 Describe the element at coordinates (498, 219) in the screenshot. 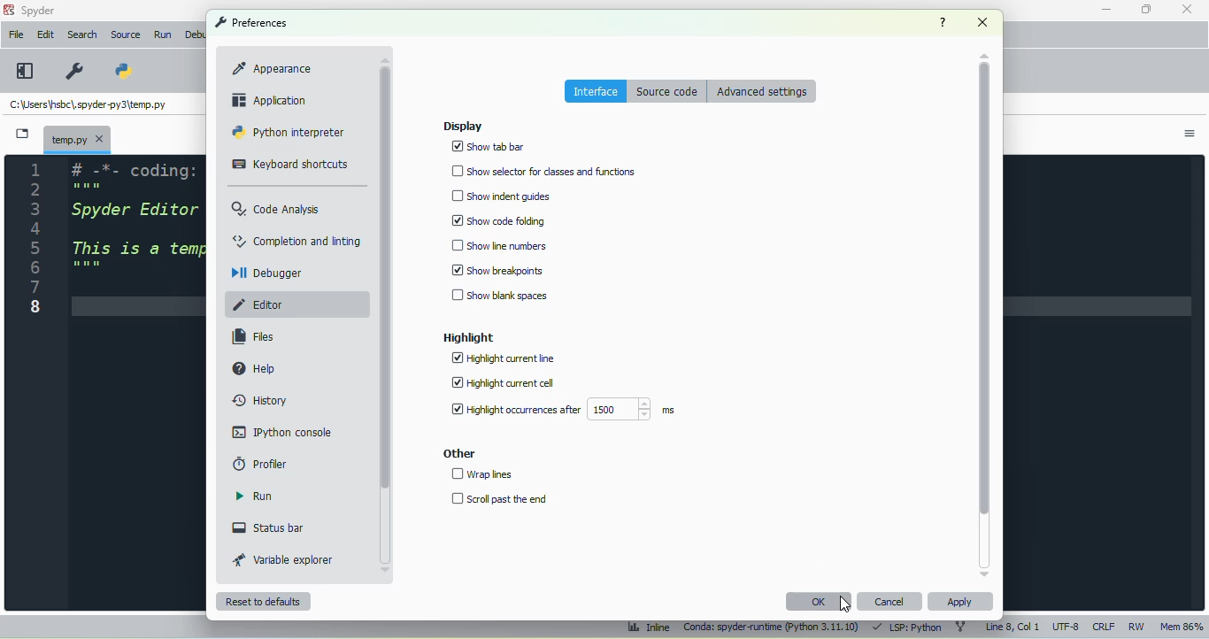

I see `show code folding` at that location.